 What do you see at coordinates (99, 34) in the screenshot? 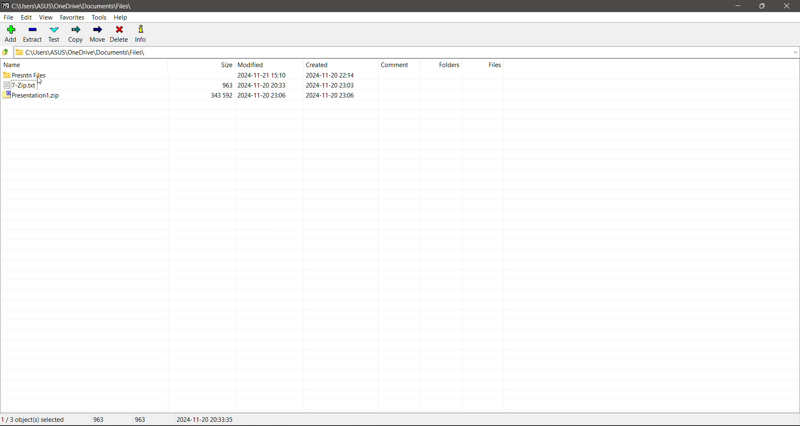
I see `Move` at bounding box center [99, 34].